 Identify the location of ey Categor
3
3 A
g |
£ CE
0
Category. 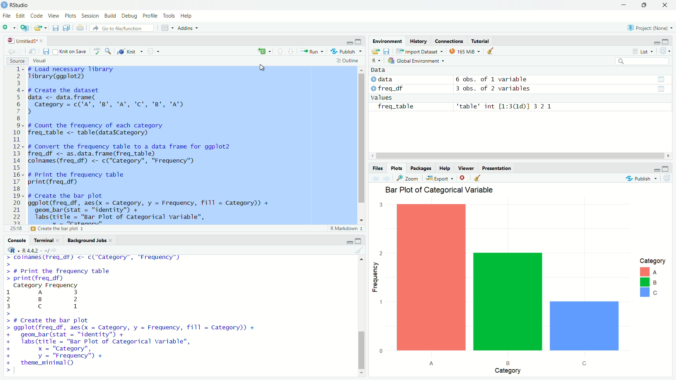
(523, 288).